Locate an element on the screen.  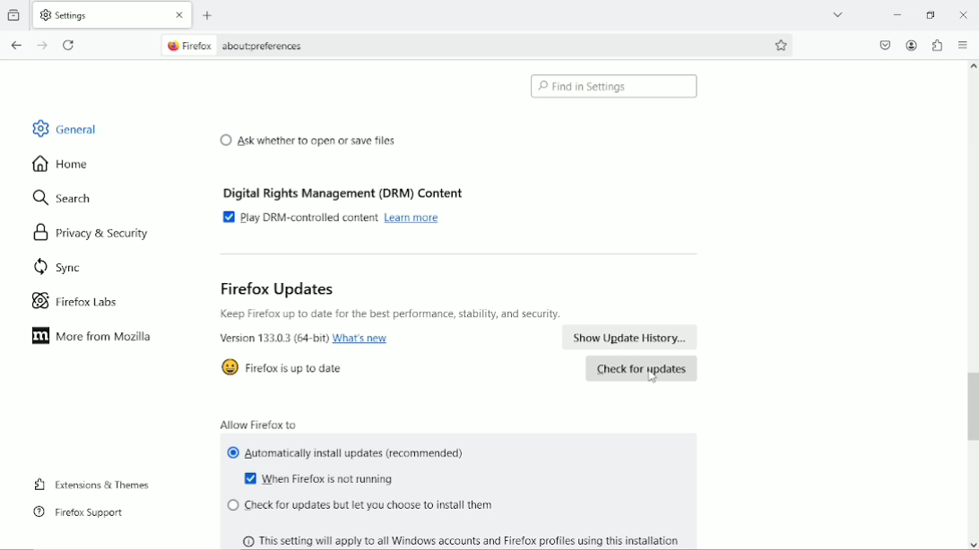
reload current page is located at coordinates (69, 44).